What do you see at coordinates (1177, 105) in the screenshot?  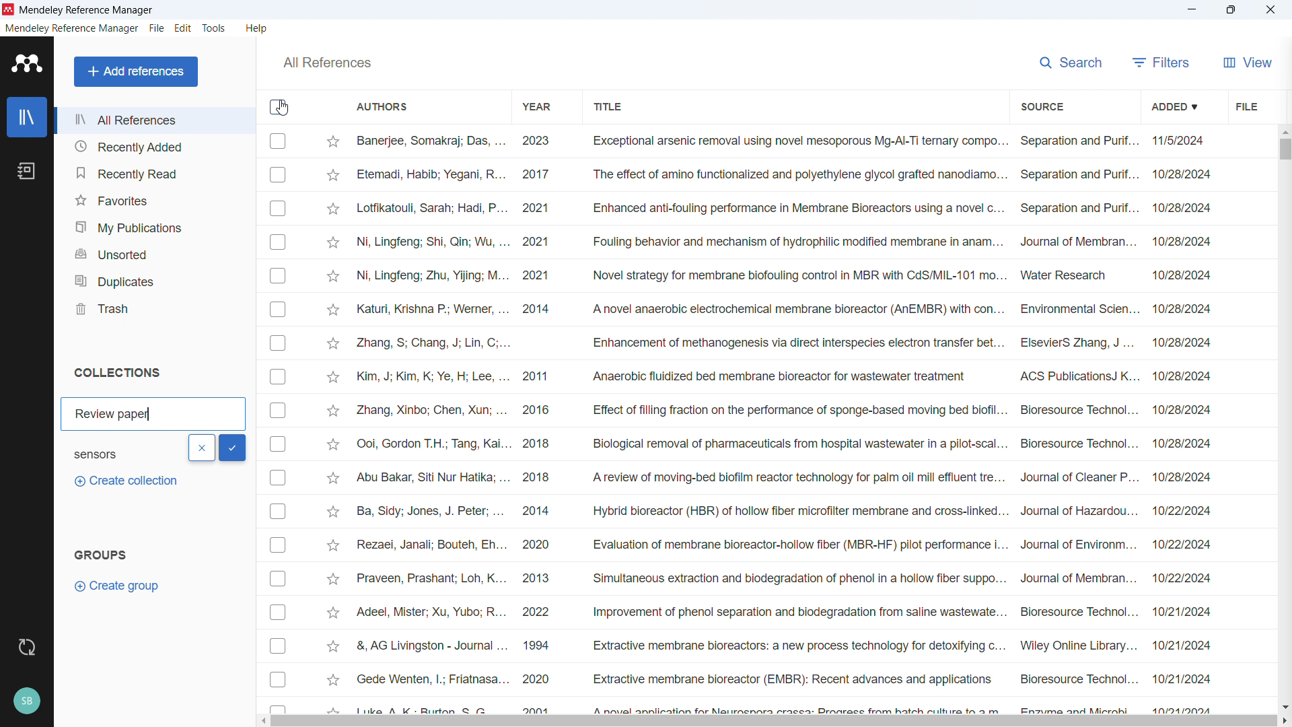 I see `Added` at bounding box center [1177, 105].